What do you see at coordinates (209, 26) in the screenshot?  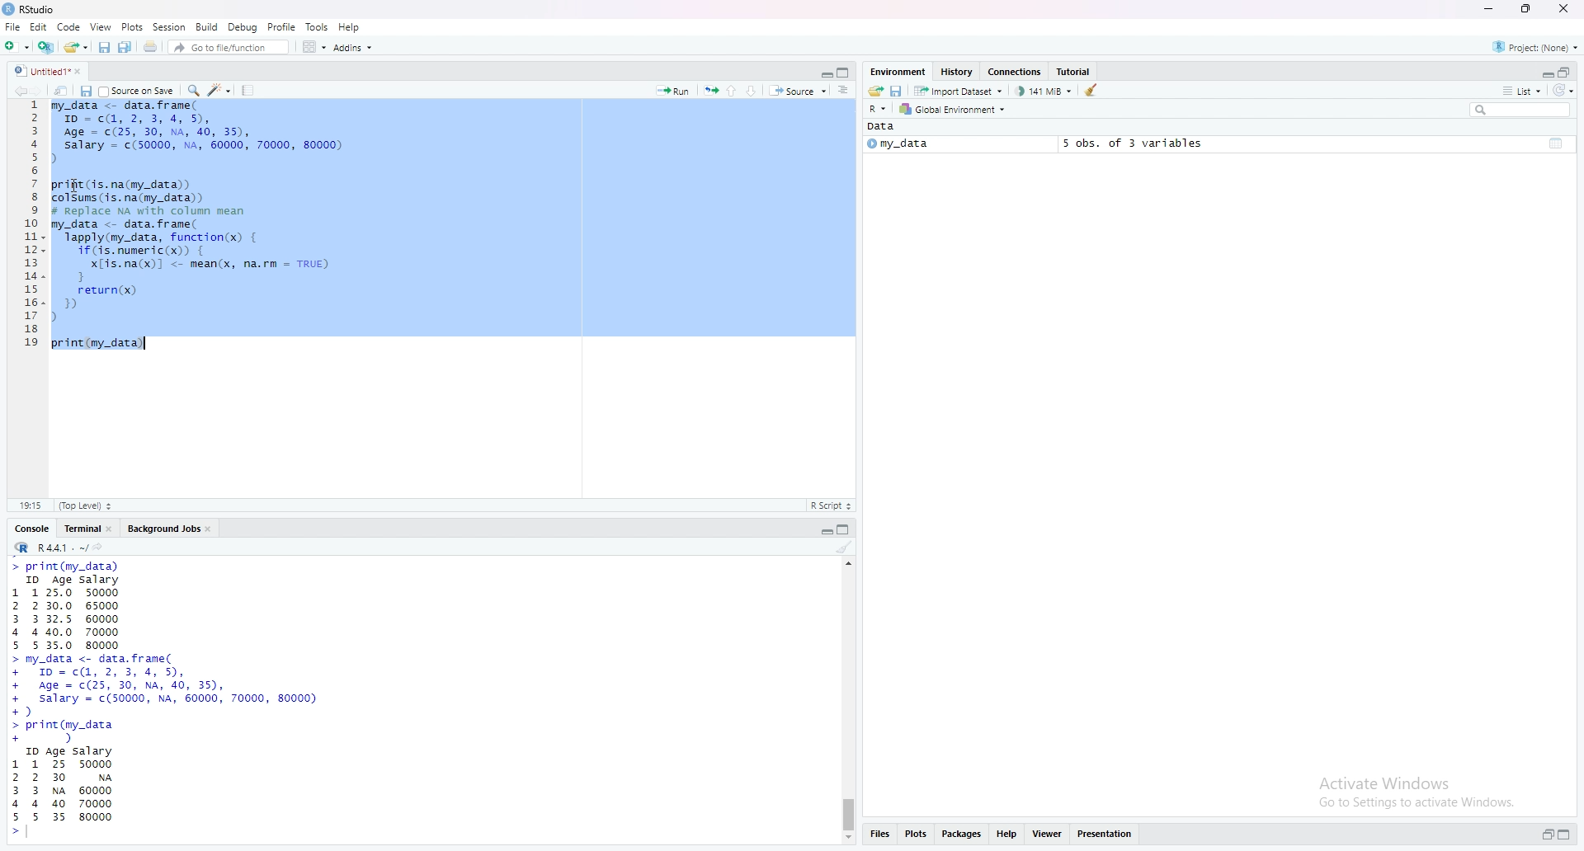 I see `Build` at bounding box center [209, 26].